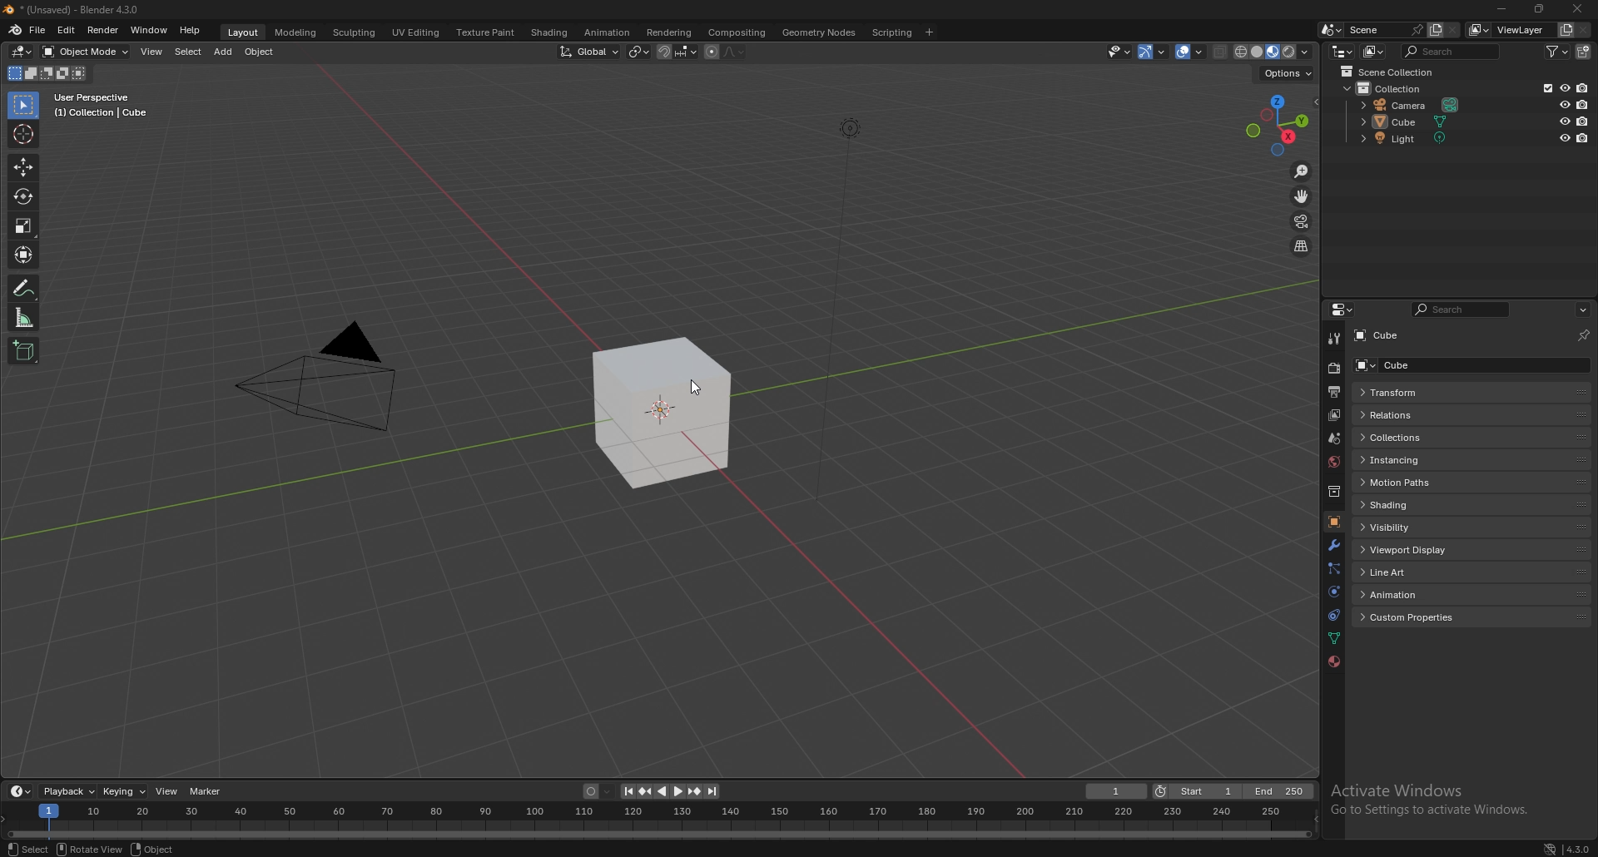  What do you see at coordinates (1373, 52) in the screenshot?
I see `display mode` at bounding box center [1373, 52].